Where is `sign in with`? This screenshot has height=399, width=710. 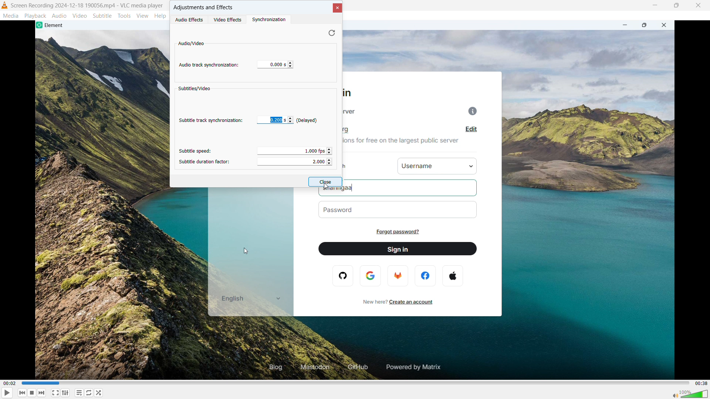
sign in with is located at coordinates (349, 166).